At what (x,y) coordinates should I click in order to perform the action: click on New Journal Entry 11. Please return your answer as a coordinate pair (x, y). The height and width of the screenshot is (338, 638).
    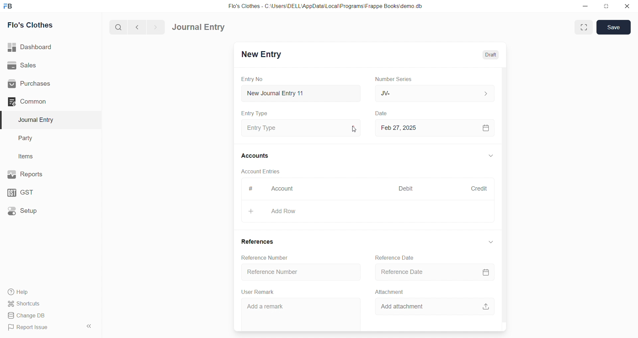
    Looking at the image, I should click on (301, 93).